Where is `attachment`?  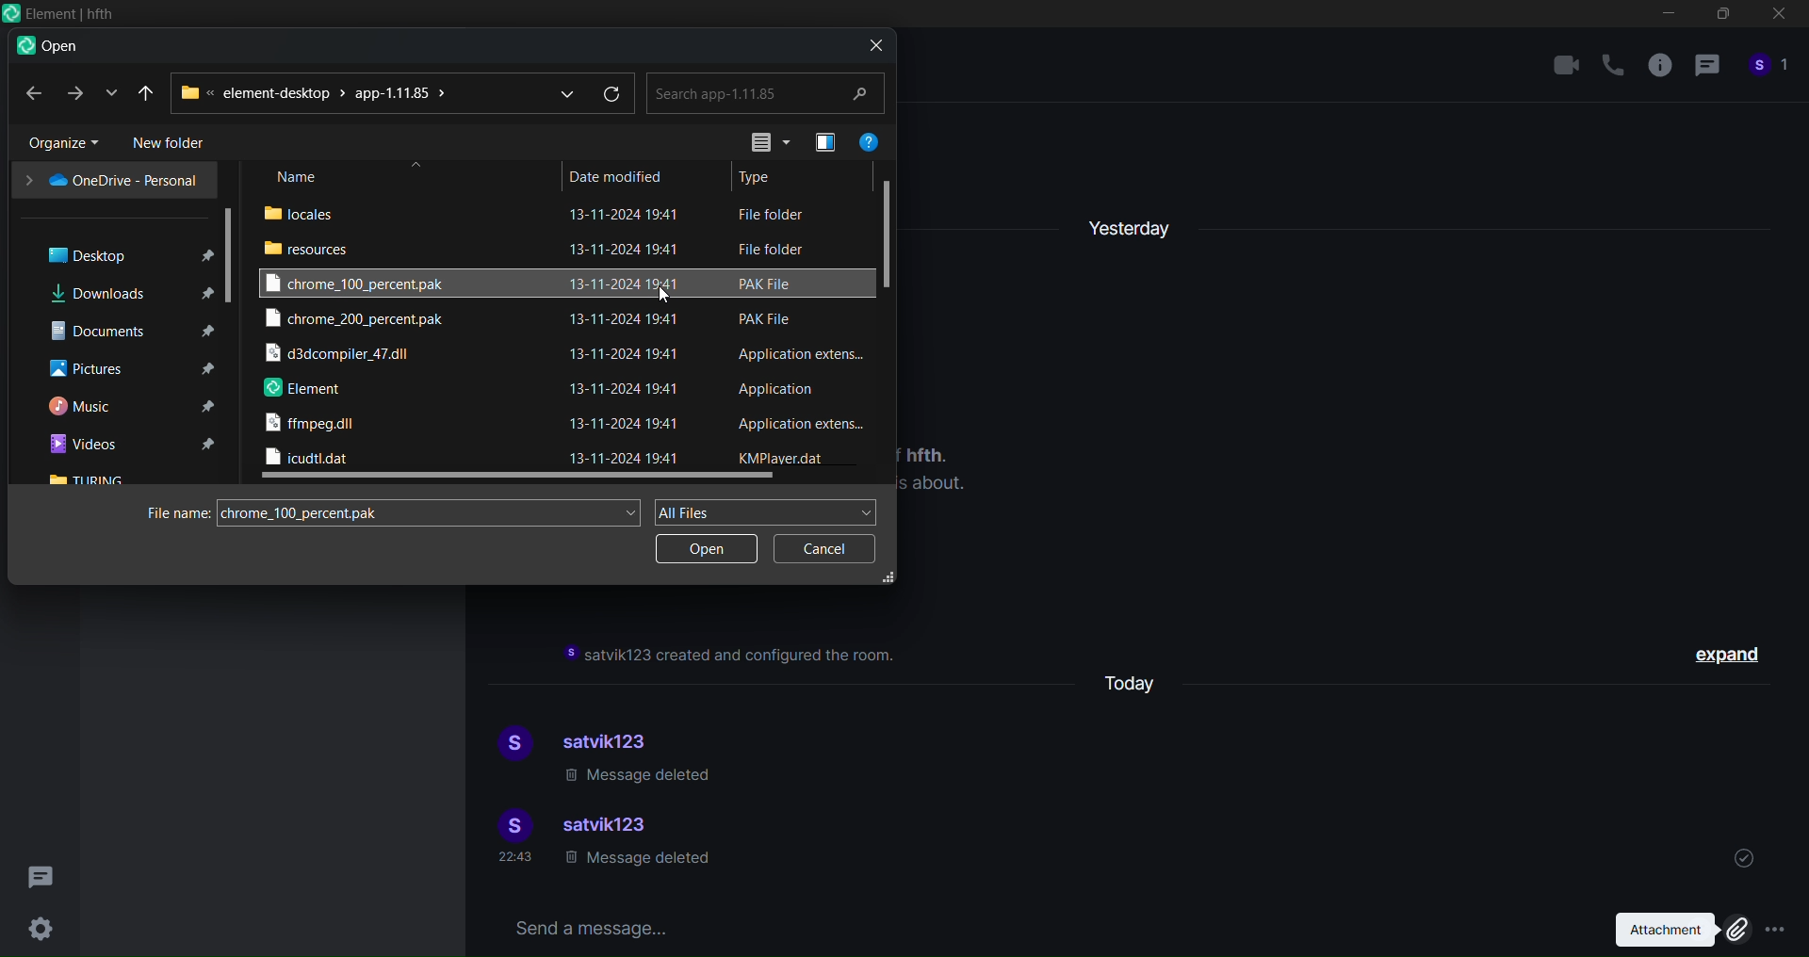
attachment is located at coordinates (1675, 930).